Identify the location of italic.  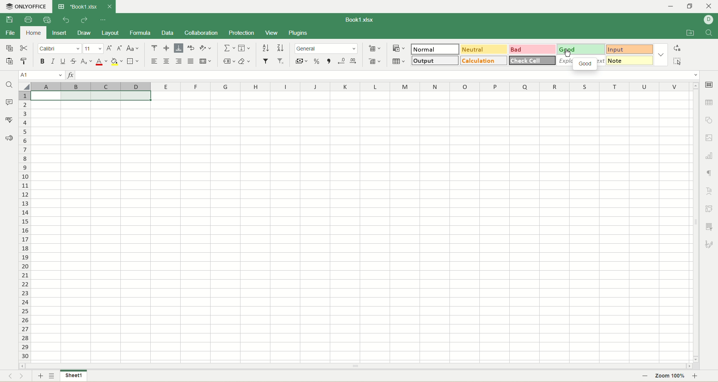
(53, 61).